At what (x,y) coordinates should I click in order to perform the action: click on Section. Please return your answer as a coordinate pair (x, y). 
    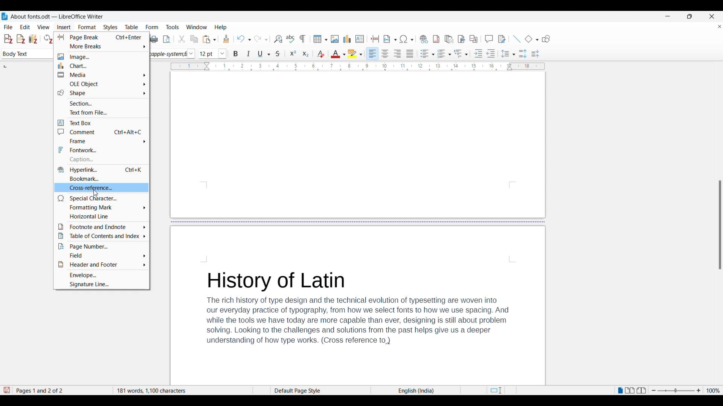
    Looking at the image, I should click on (101, 103).